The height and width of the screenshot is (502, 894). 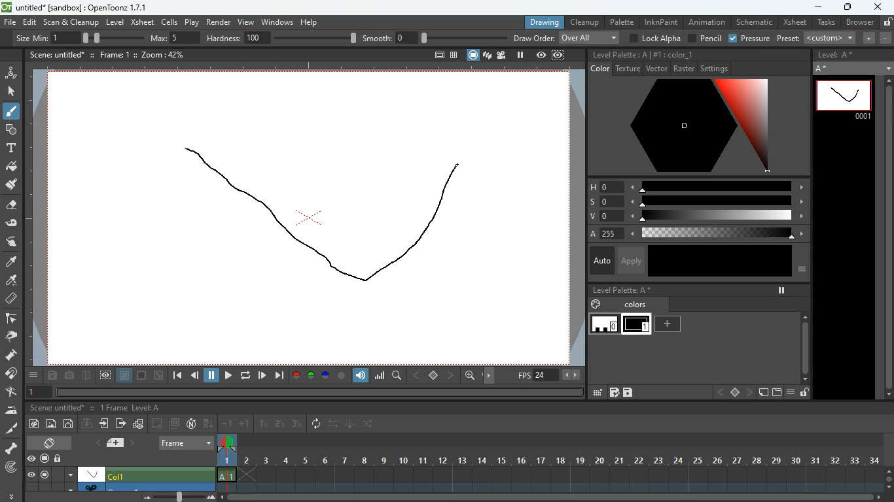 I want to click on view, so click(x=541, y=55).